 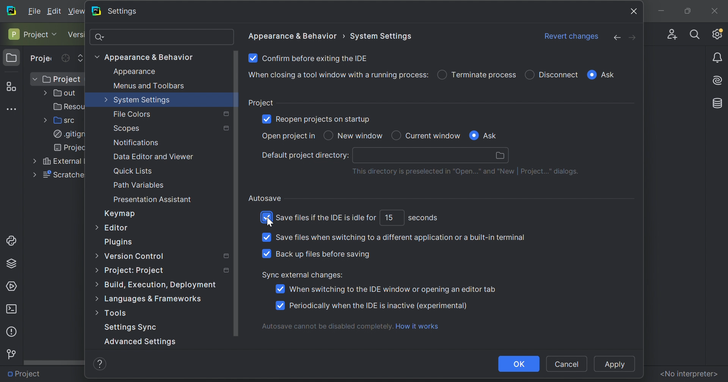 What do you see at coordinates (134, 271) in the screenshot?
I see `Project: Project` at bounding box center [134, 271].